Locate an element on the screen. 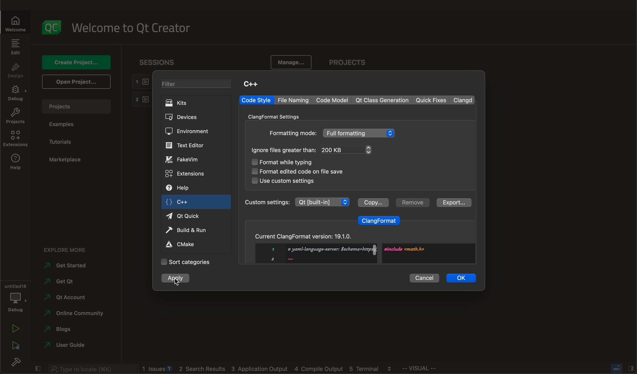 The height and width of the screenshot is (374, 637). qt is located at coordinates (189, 216).